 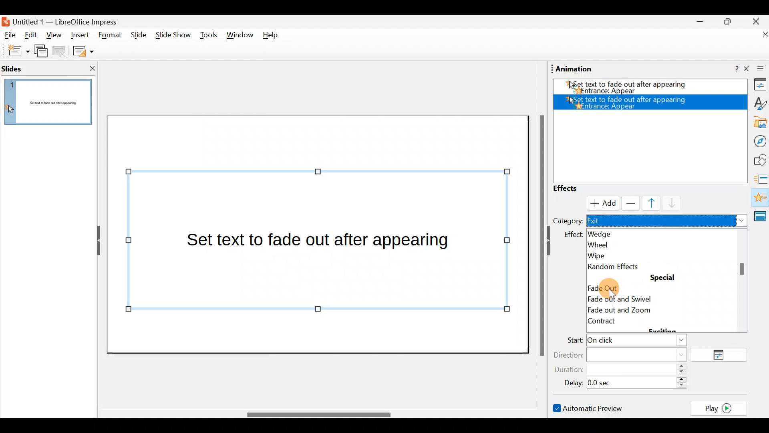 I want to click on Animation, so click(x=574, y=69).